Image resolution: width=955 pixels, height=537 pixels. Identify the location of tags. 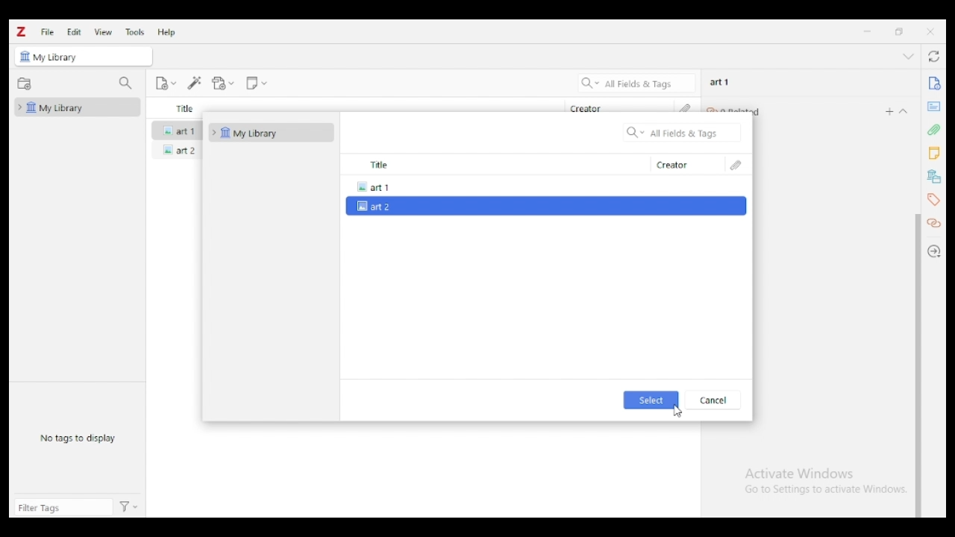
(933, 199).